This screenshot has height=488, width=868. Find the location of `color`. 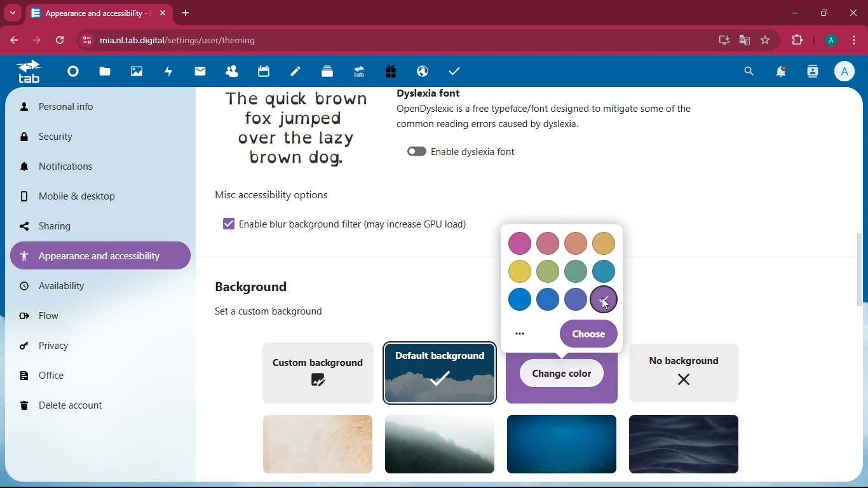

color is located at coordinates (551, 242).